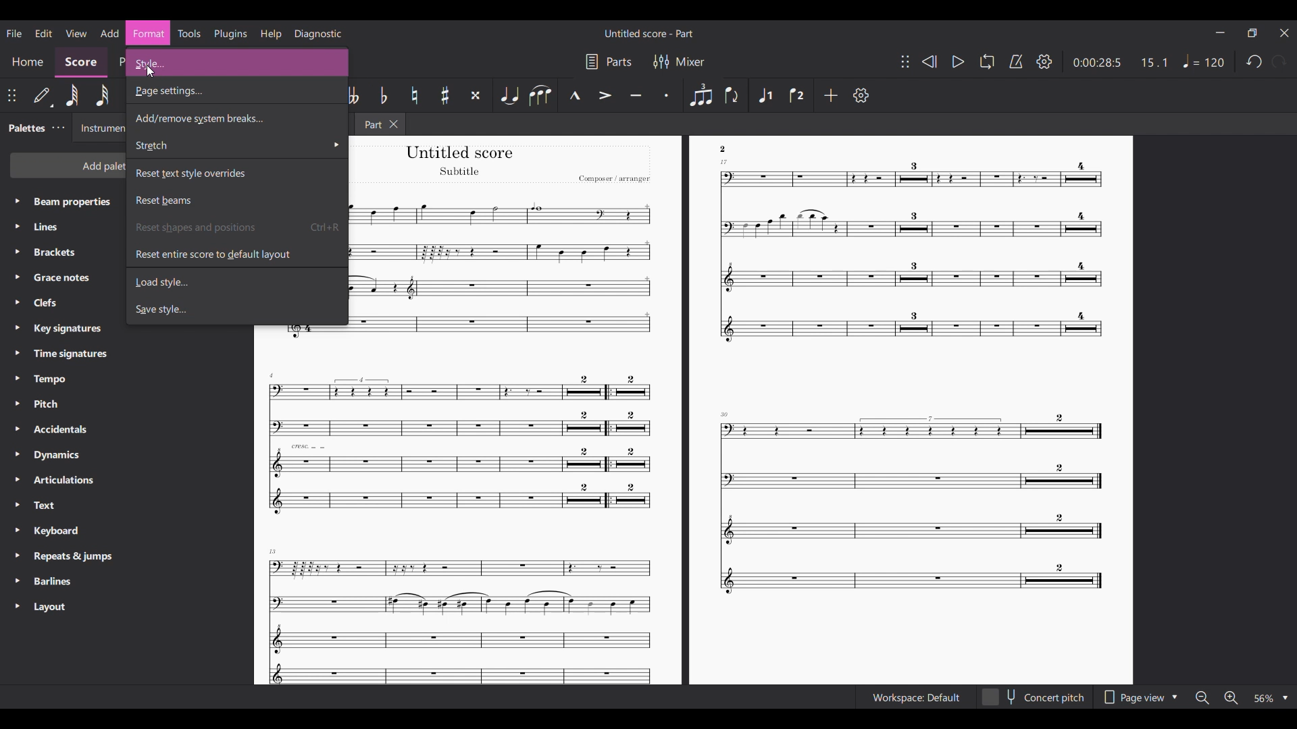 The height and width of the screenshot is (729, 1297). What do you see at coordinates (1252, 33) in the screenshot?
I see `Smaller tab` at bounding box center [1252, 33].